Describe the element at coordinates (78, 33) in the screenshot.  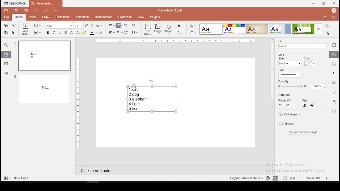
I see `subscript` at that location.